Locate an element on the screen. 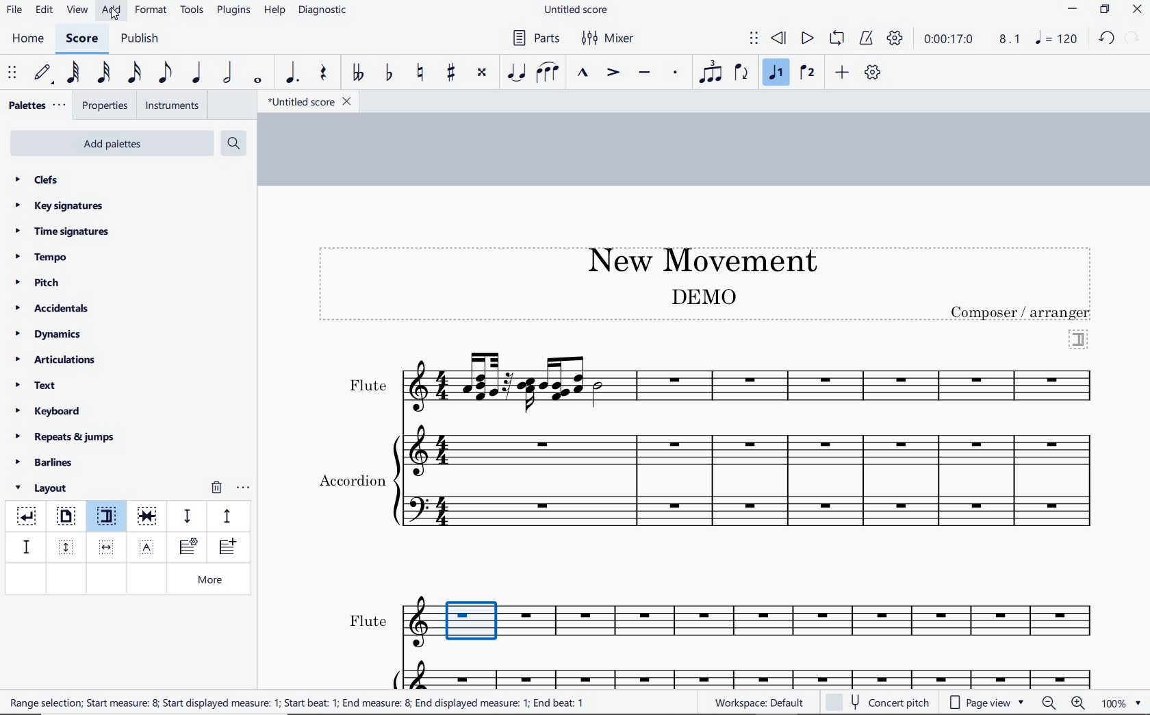 Image resolution: width=1150 pixels, height=715 pixels. Parts is located at coordinates (533, 38).